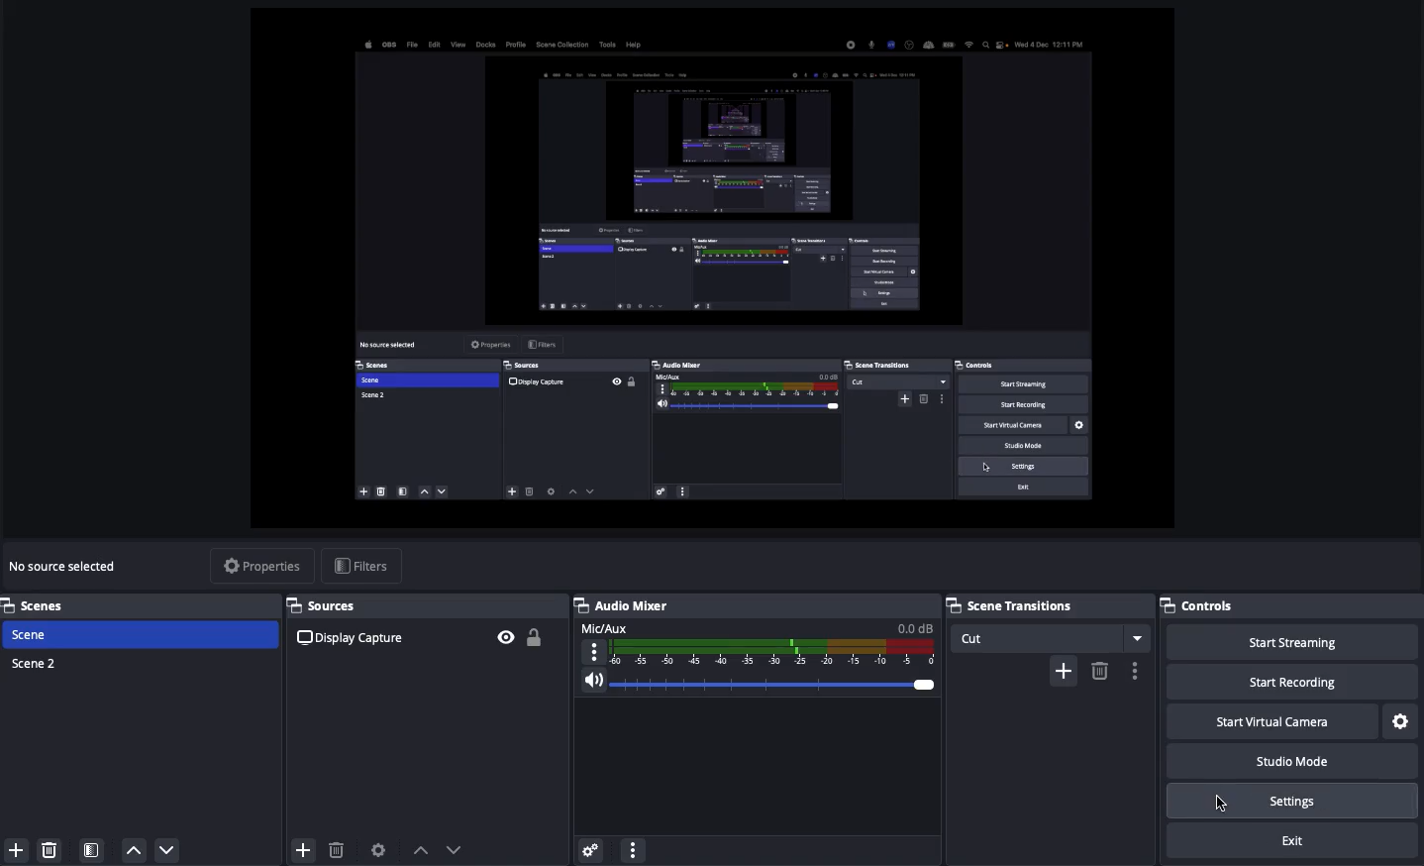 The width and height of the screenshot is (1424, 866). I want to click on Delete, so click(338, 846).